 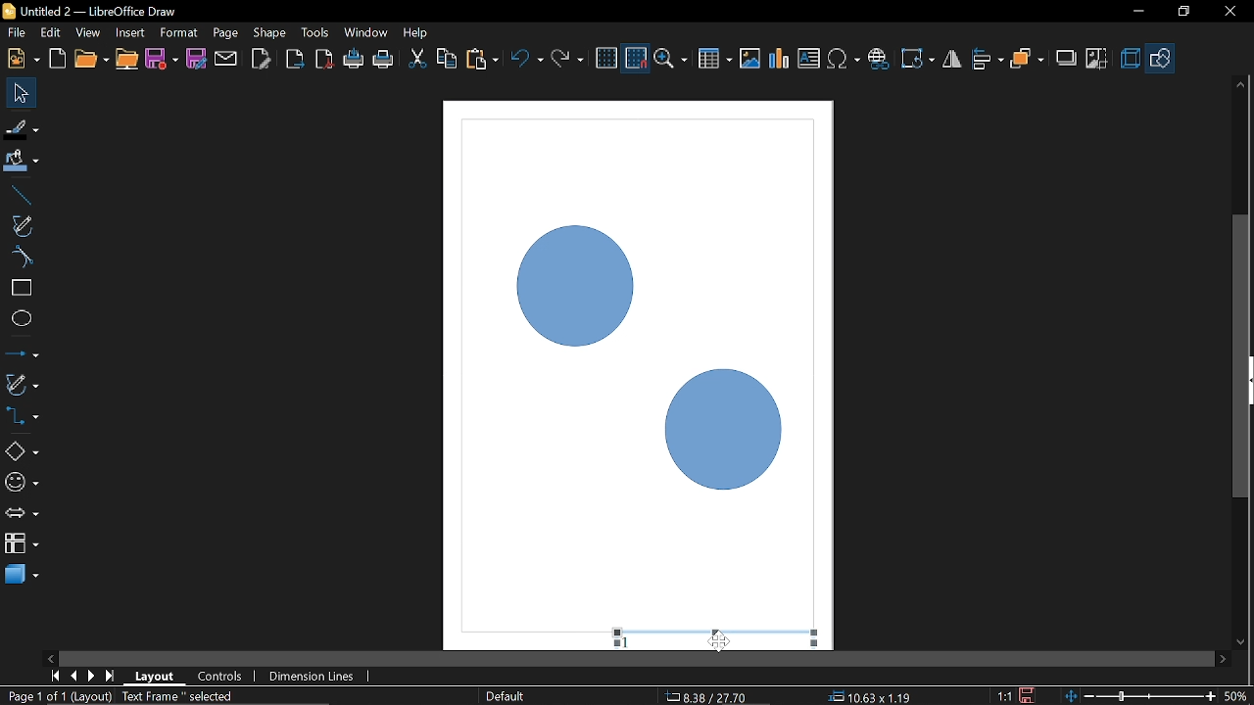 I want to click on Change zoom, so click(x=1142, y=694).